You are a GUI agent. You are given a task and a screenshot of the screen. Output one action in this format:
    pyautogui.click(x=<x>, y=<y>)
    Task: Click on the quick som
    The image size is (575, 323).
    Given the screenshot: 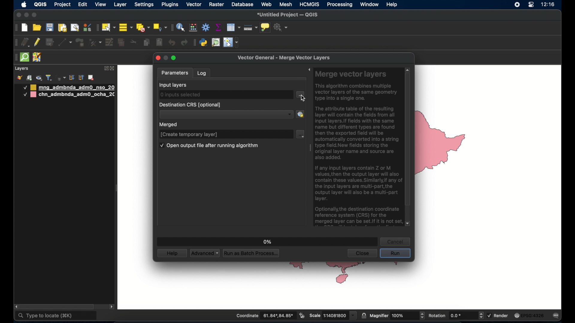 What is the action you would take?
    pyautogui.click(x=24, y=57)
    